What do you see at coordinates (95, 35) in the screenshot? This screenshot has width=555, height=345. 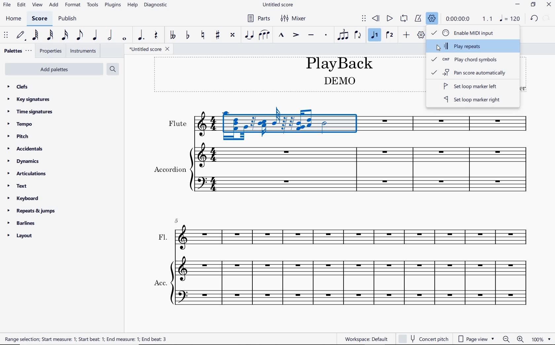 I see `quarter note` at bounding box center [95, 35].